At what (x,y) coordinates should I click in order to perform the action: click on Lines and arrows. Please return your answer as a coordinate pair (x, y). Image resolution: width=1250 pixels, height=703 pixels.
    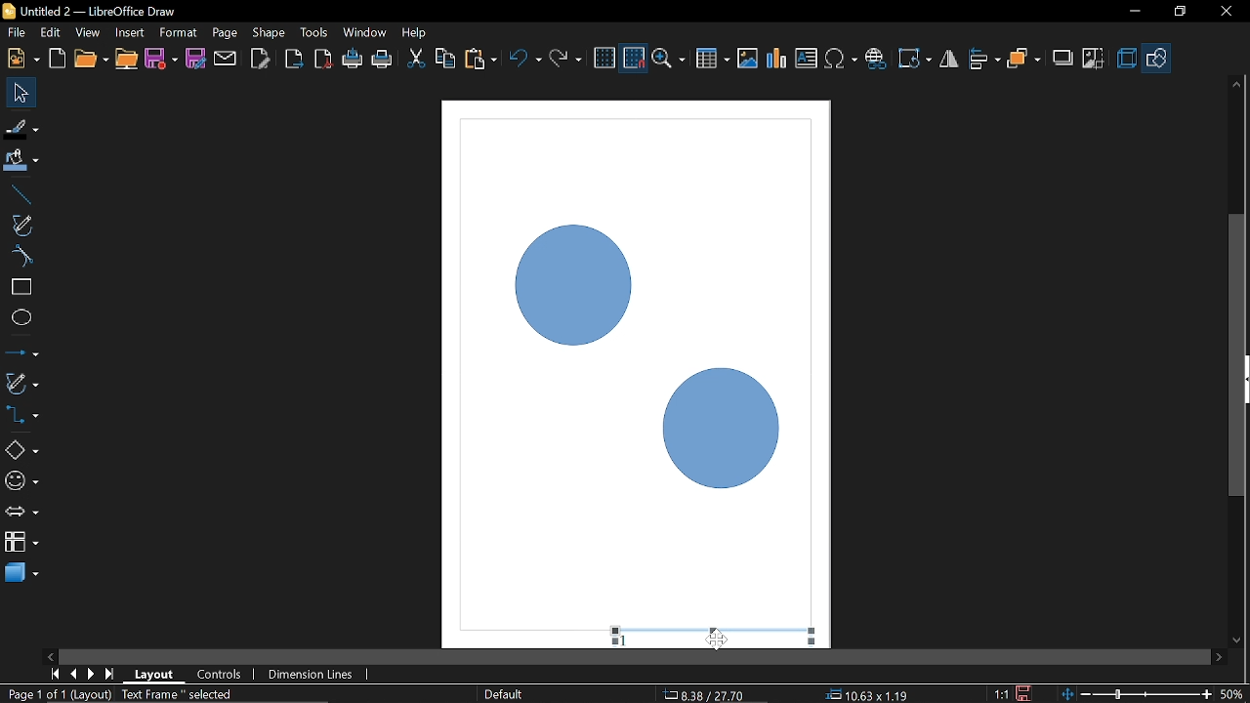
    Looking at the image, I should click on (21, 354).